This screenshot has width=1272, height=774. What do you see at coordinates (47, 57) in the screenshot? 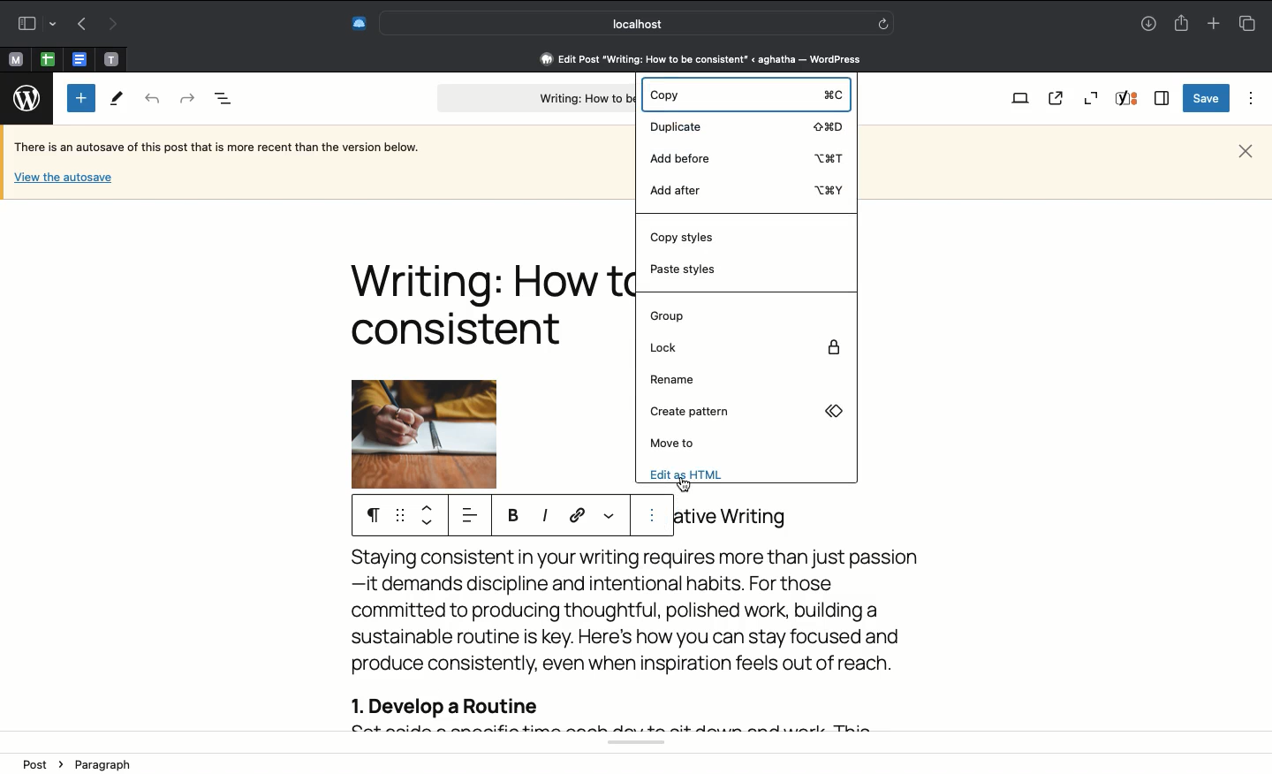
I see `pinned tab, google sheet` at bounding box center [47, 57].